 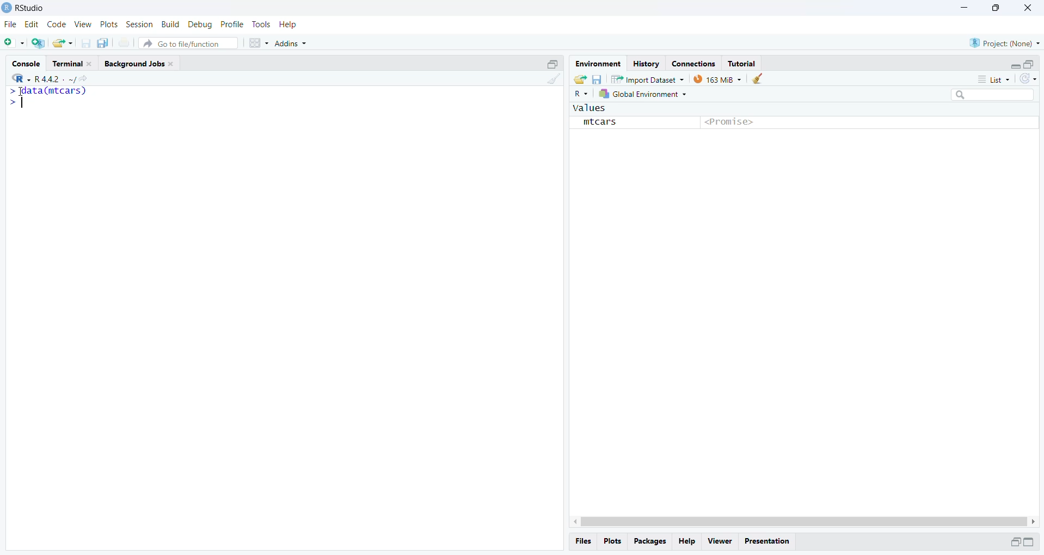 What do you see at coordinates (63, 43) in the screenshot?
I see `share as` at bounding box center [63, 43].